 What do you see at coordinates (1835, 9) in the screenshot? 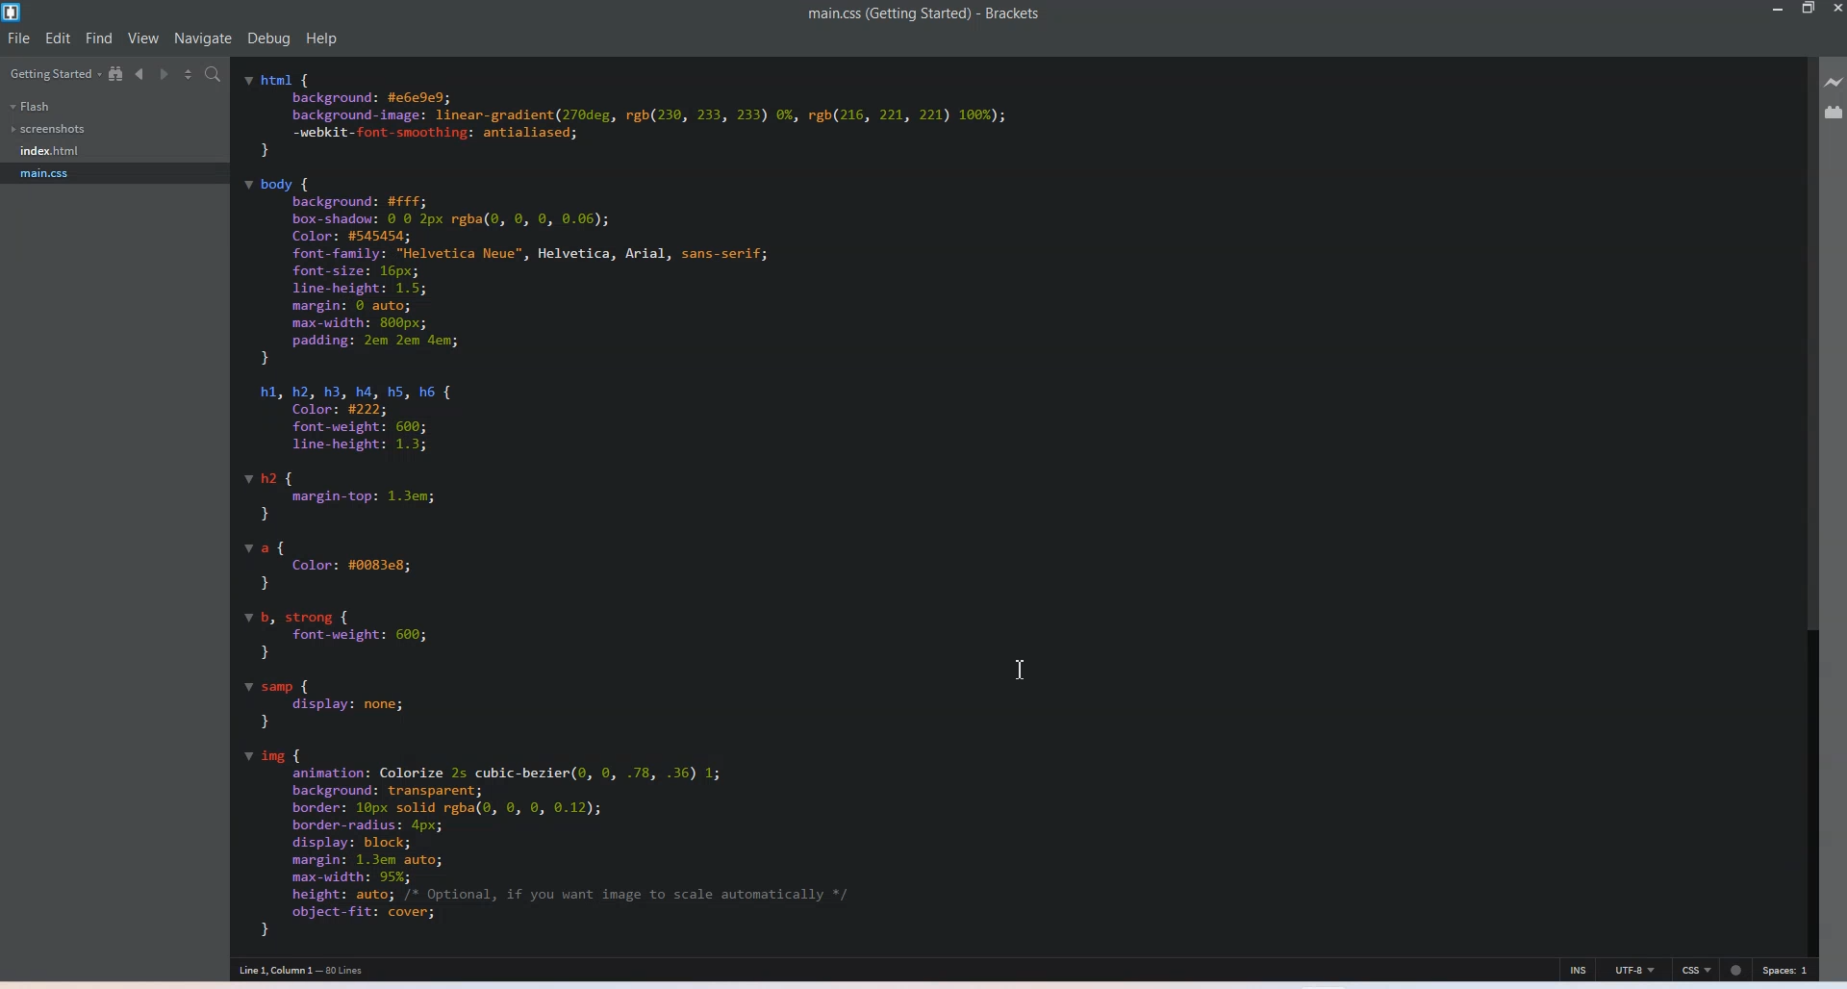
I see `Close` at bounding box center [1835, 9].